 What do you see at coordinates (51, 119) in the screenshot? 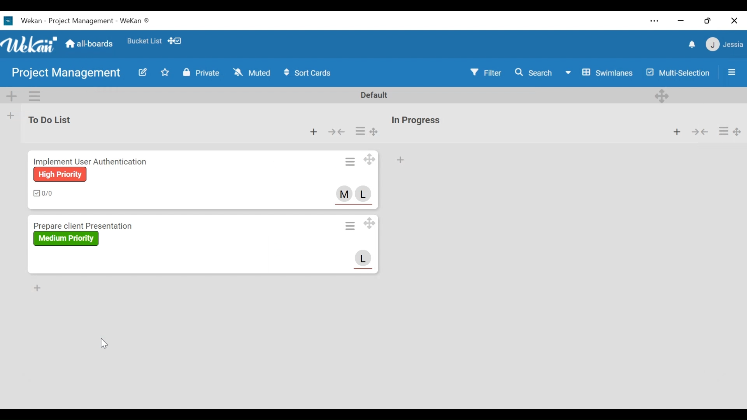
I see `list Title` at bounding box center [51, 119].